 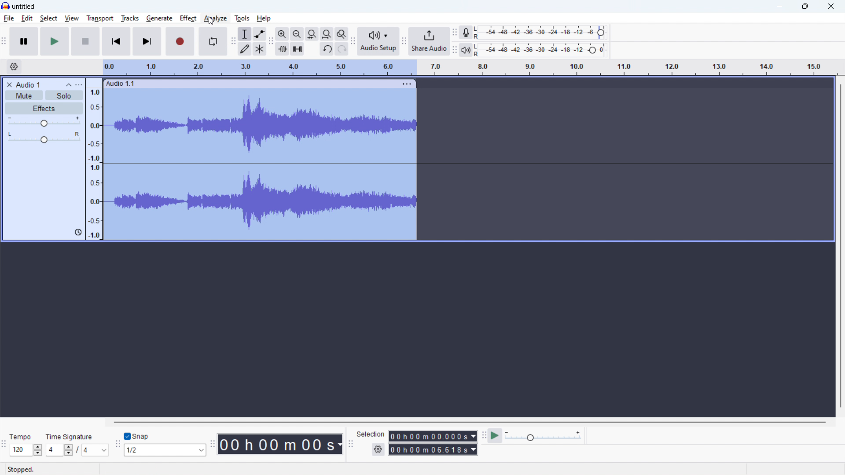 What do you see at coordinates (779, 7) in the screenshot?
I see `minimize` at bounding box center [779, 7].